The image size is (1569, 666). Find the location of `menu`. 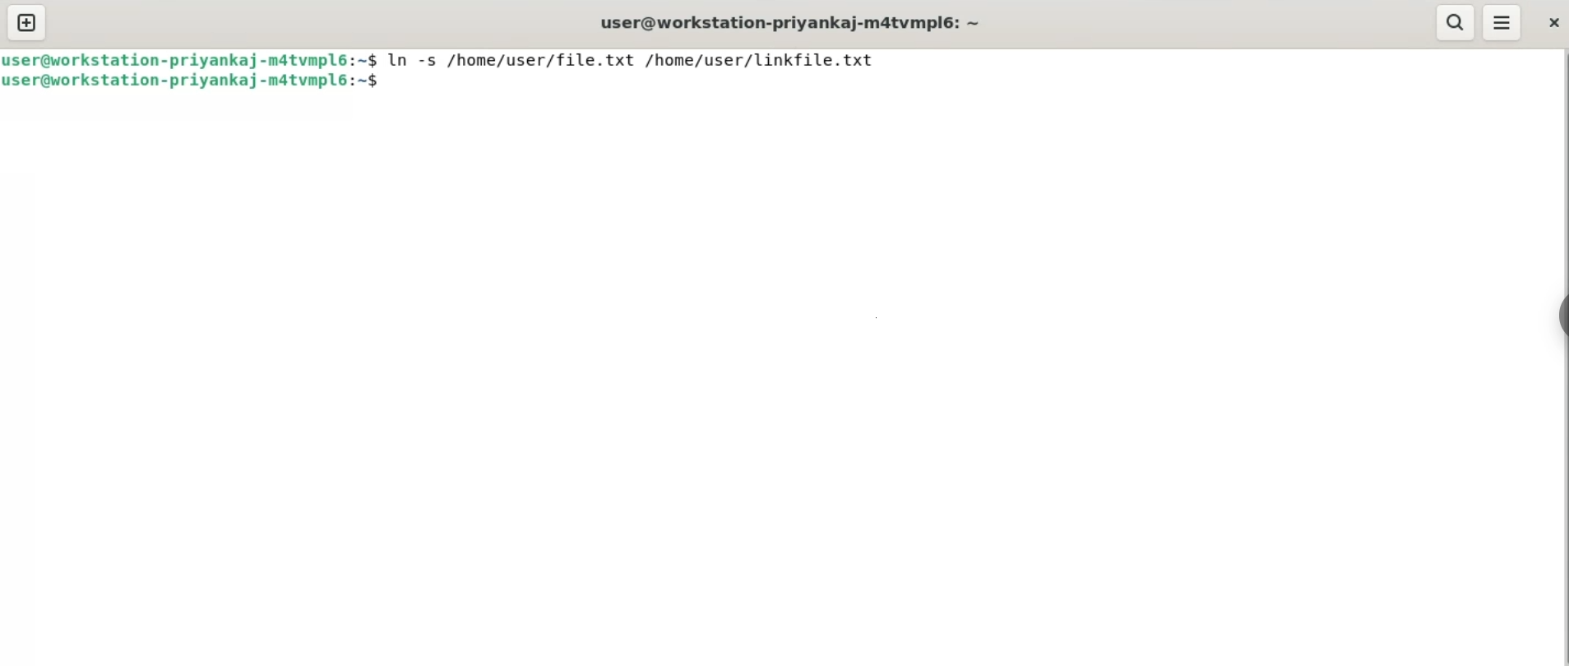

menu is located at coordinates (1503, 21).